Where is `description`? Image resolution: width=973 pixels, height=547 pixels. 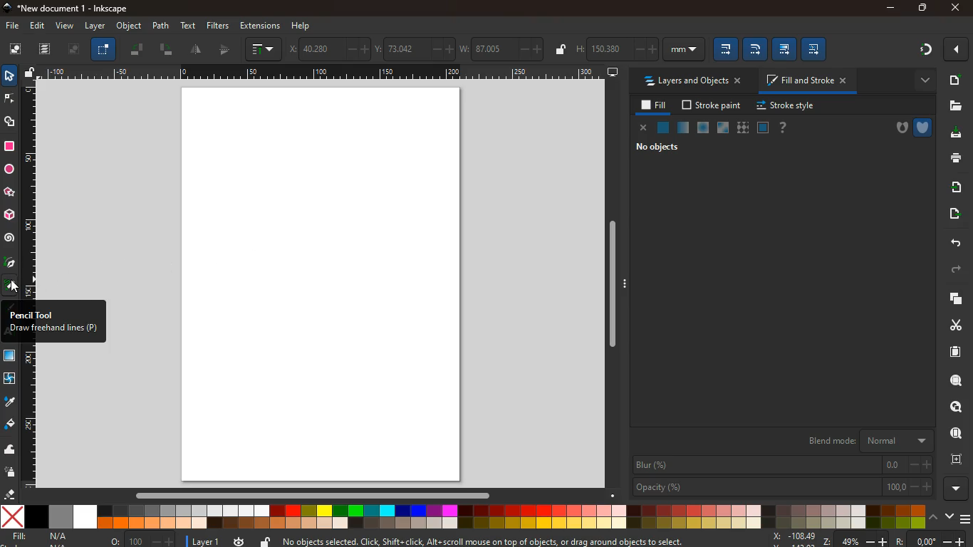 description is located at coordinates (484, 540).